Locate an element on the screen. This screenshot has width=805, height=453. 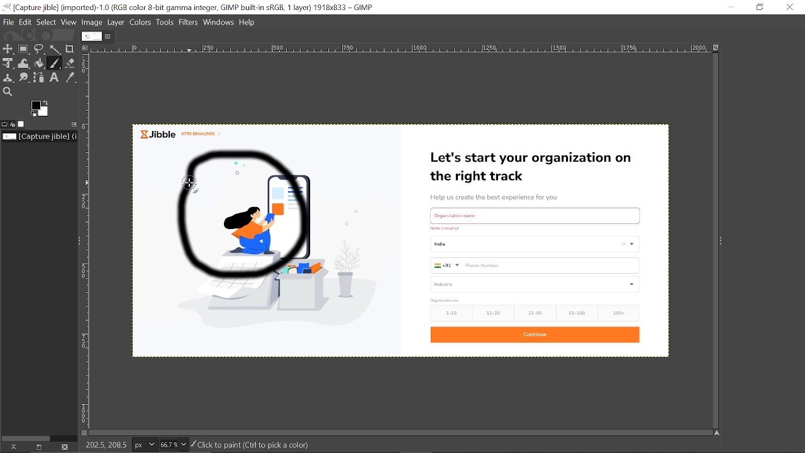
Scale is located at coordinates (87, 244).